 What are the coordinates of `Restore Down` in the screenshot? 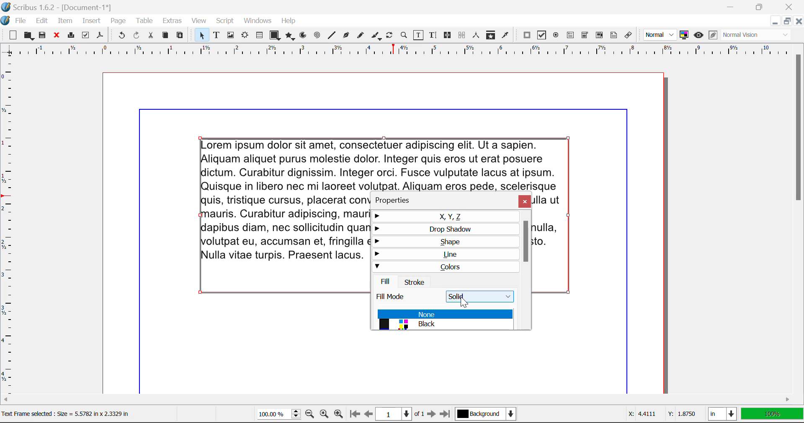 It's located at (732, 6).